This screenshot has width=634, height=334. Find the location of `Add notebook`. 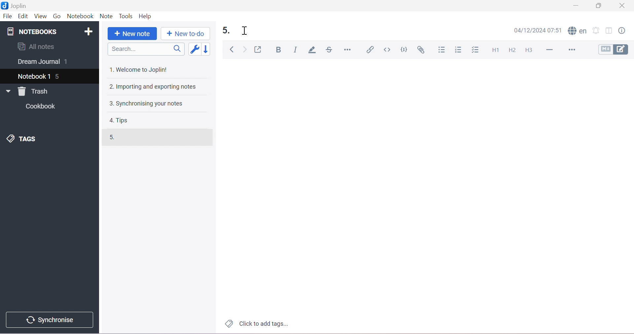

Add notebook is located at coordinates (90, 30).